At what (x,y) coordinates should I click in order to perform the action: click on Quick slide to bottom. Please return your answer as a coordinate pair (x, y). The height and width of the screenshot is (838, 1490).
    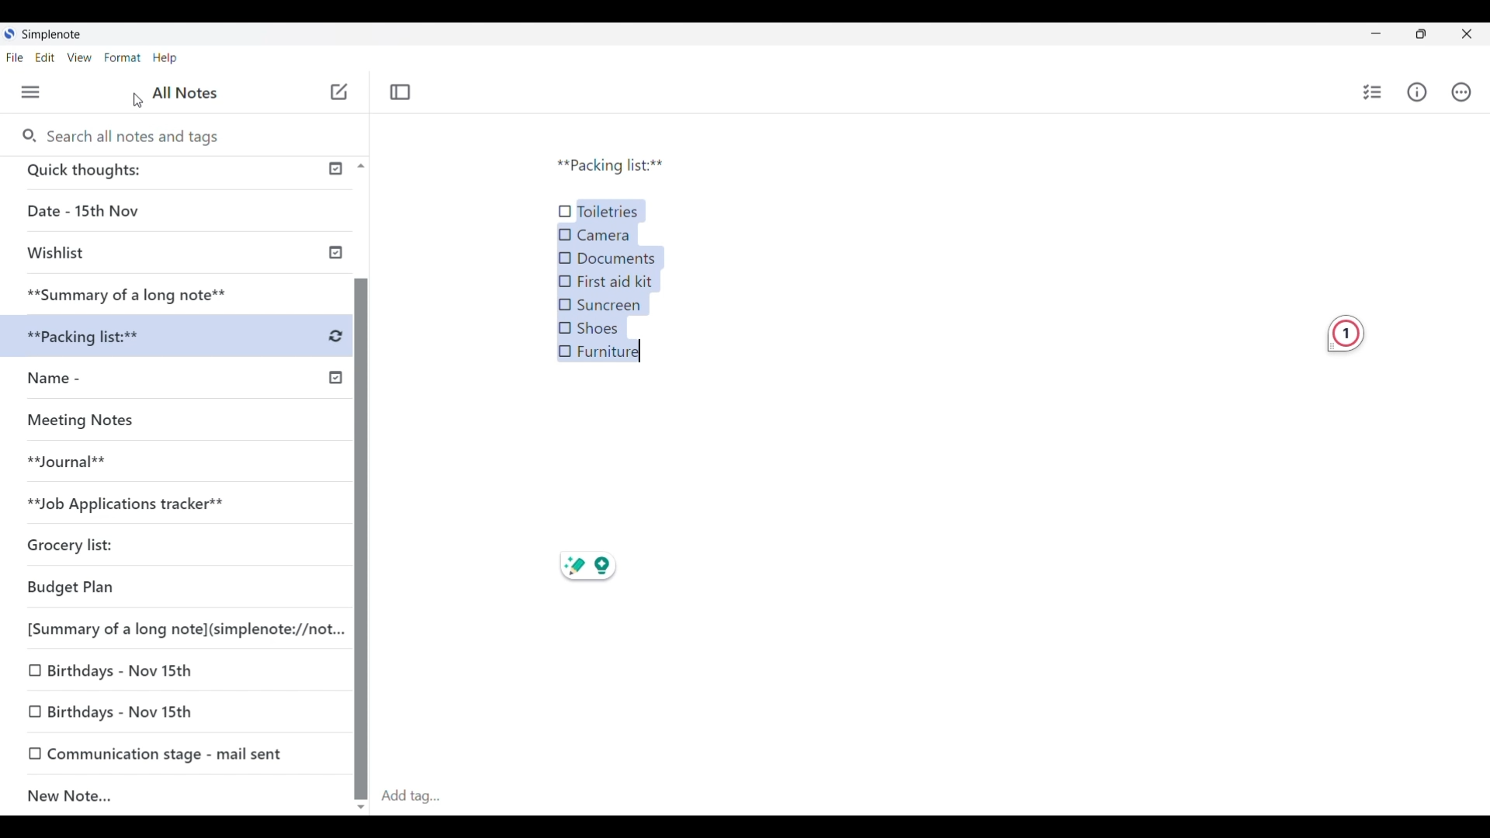
    Looking at the image, I should click on (361, 808).